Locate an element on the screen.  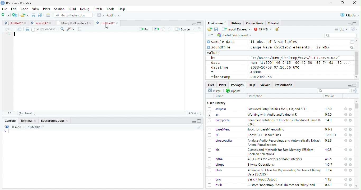
Untitled1* is located at coordinates (15, 23).